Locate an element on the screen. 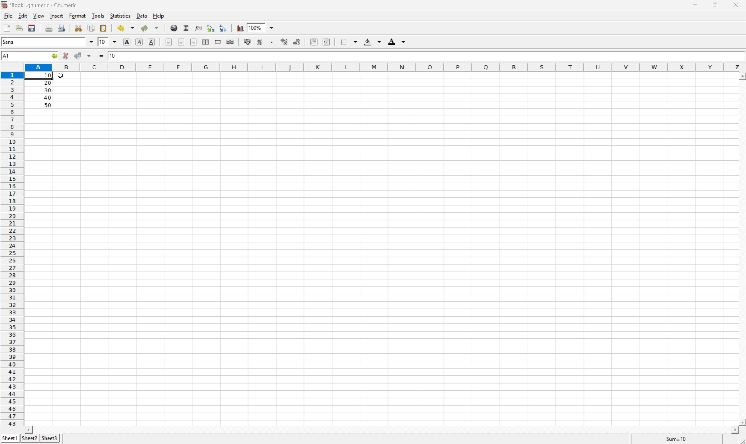 This screenshot has height=444, width=746. Borders is located at coordinates (349, 42).